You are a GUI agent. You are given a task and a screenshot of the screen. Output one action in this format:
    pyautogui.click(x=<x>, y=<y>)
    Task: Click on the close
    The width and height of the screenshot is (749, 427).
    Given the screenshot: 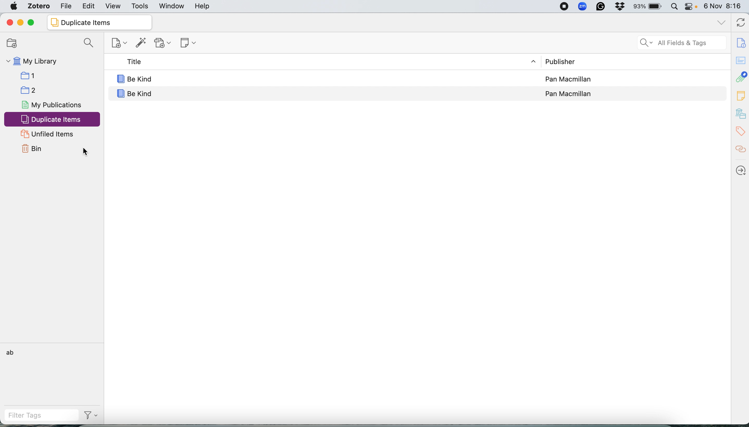 What is the action you would take?
    pyautogui.click(x=10, y=21)
    